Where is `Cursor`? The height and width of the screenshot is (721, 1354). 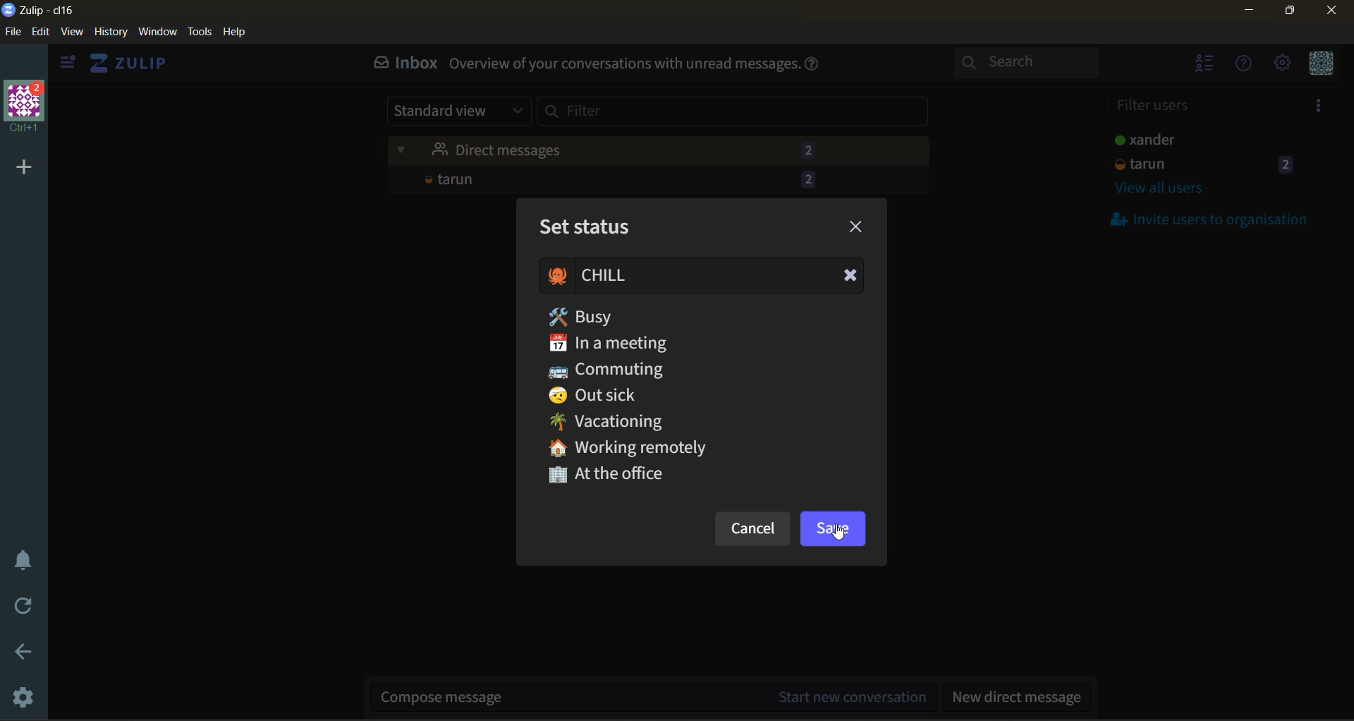 Cursor is located at coordinates (848, 533).